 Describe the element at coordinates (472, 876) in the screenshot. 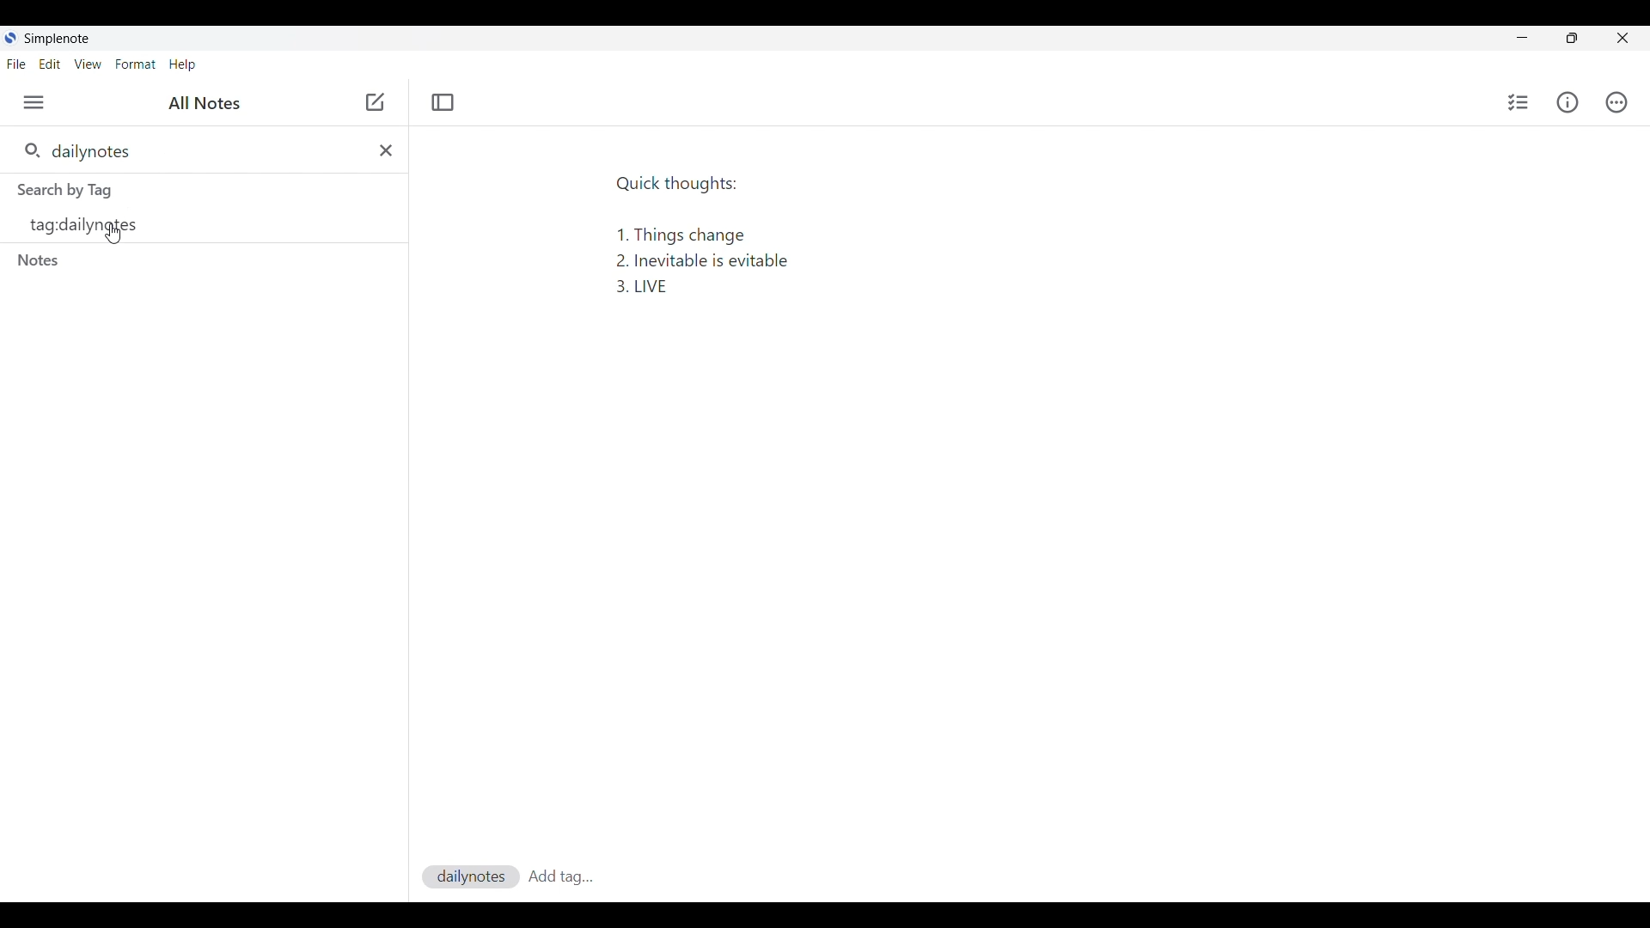

I see `dailynotes` at that location.